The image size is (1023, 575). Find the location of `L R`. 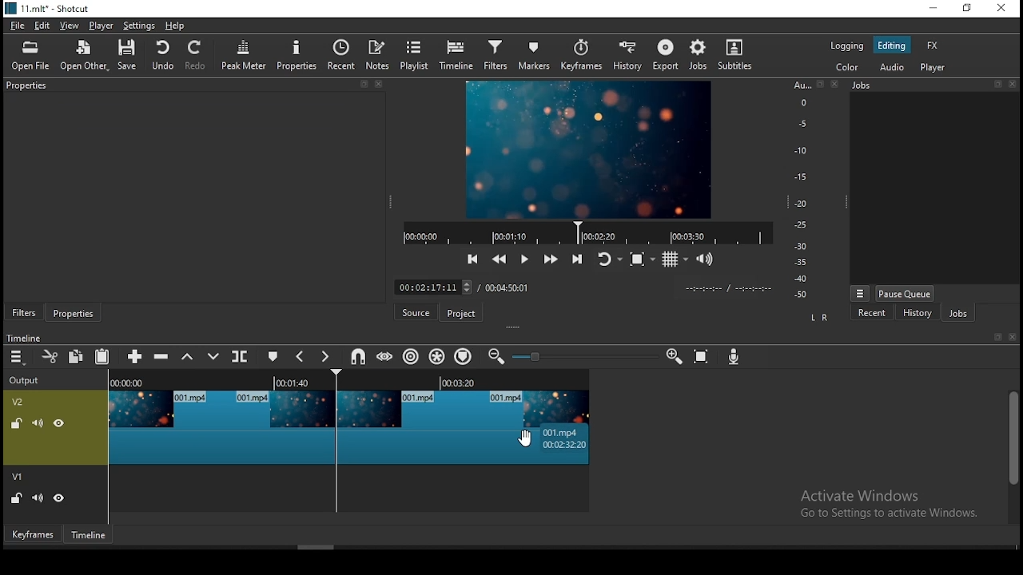

L R is located at coordinates (818, 319).